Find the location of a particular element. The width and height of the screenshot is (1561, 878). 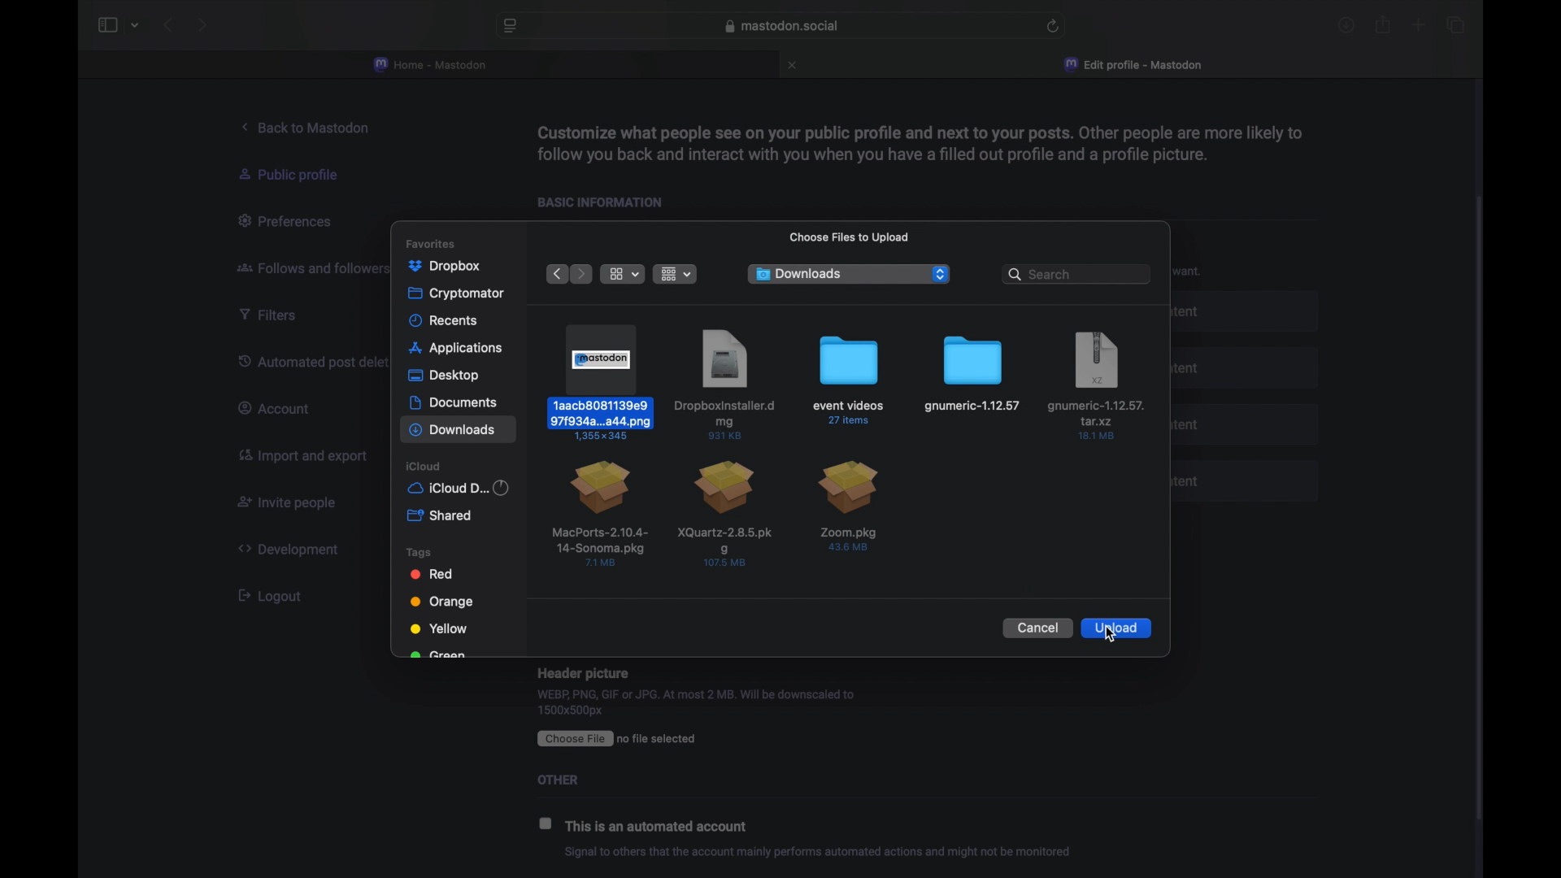

edit profile - mastodon is located at coordinates (1136, 65).